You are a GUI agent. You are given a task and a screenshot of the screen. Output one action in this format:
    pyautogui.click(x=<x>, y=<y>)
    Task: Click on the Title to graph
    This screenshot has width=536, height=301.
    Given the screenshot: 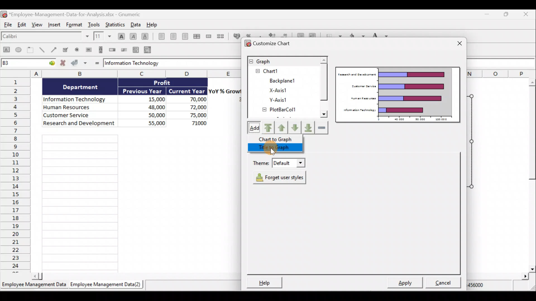 What is the action you would take?
    pyautogui.click(x=277, y=148)
    